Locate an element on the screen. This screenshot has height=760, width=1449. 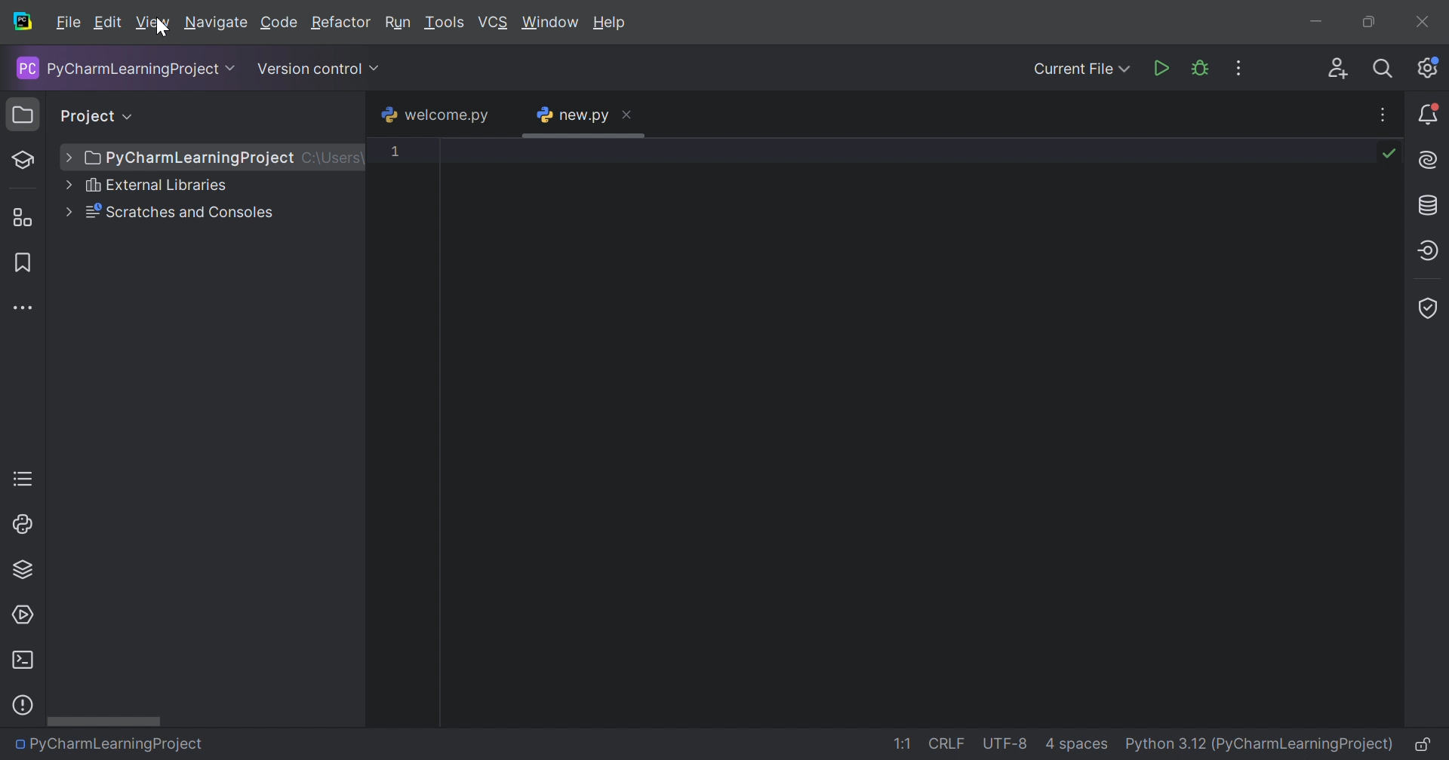
Make file read-only is located at coordinates (1425, 746).